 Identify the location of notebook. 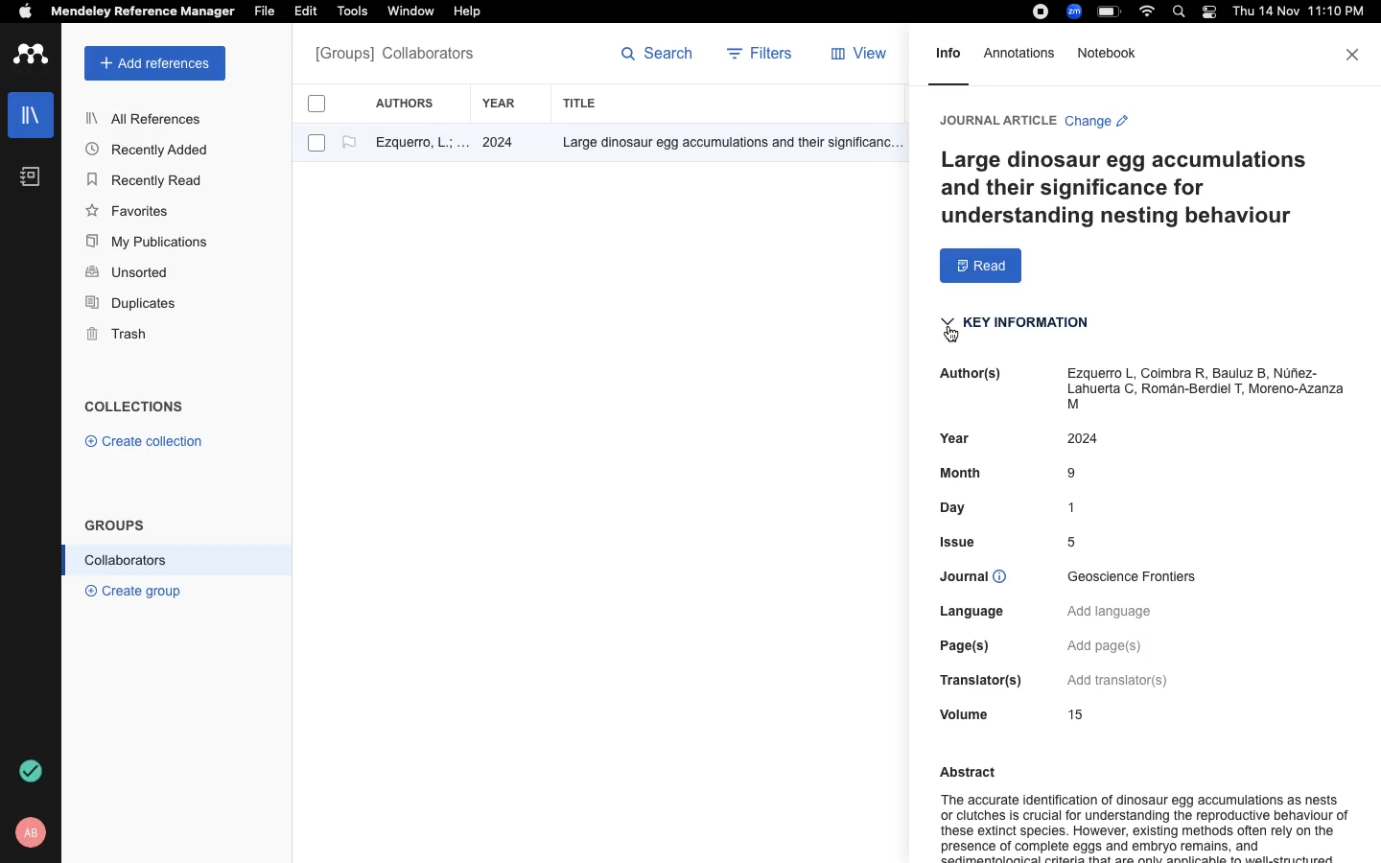
(1110, 55).